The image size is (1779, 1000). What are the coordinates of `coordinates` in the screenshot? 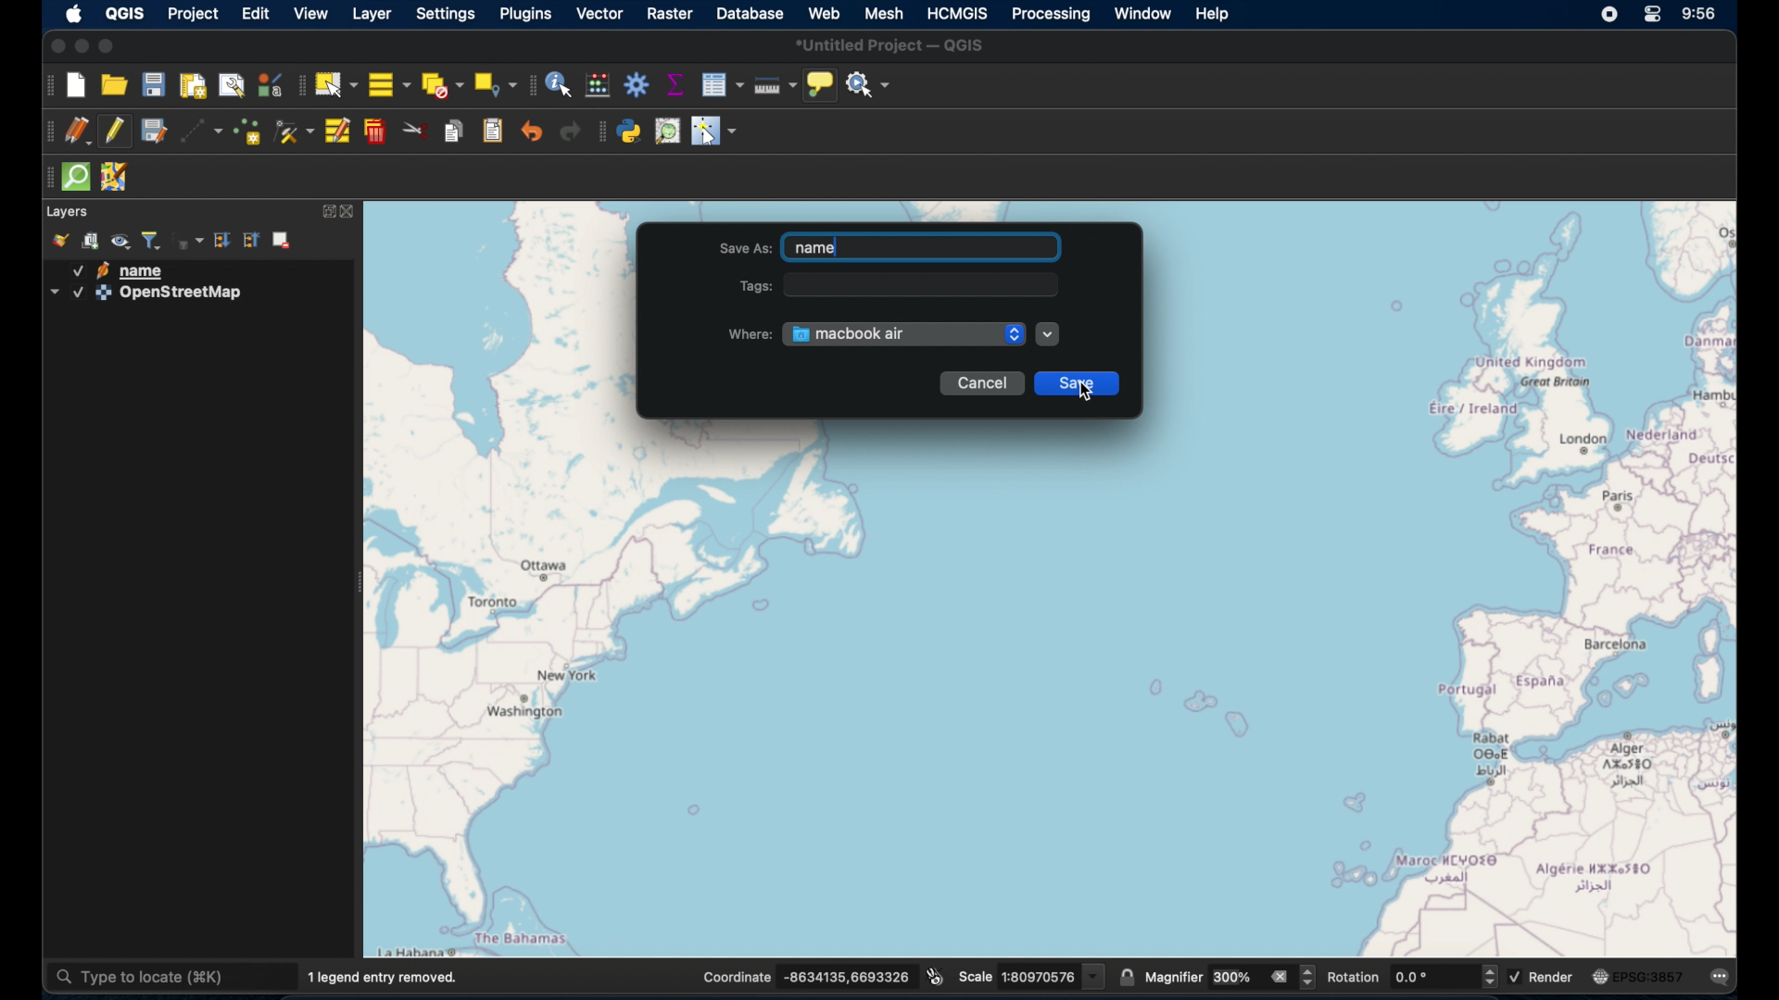 It's located at (809, 978).